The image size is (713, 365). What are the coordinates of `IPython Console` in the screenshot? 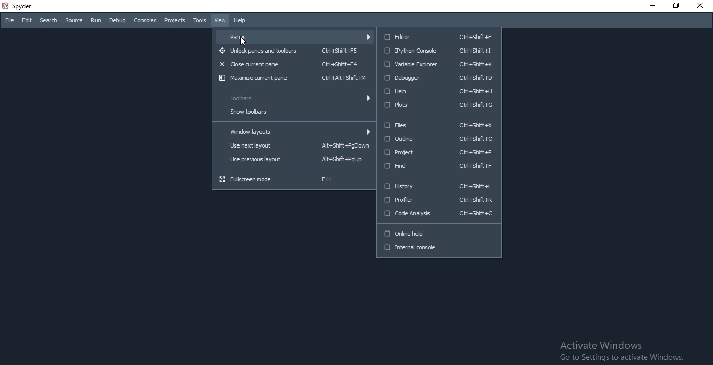 It's located at (439, 50).